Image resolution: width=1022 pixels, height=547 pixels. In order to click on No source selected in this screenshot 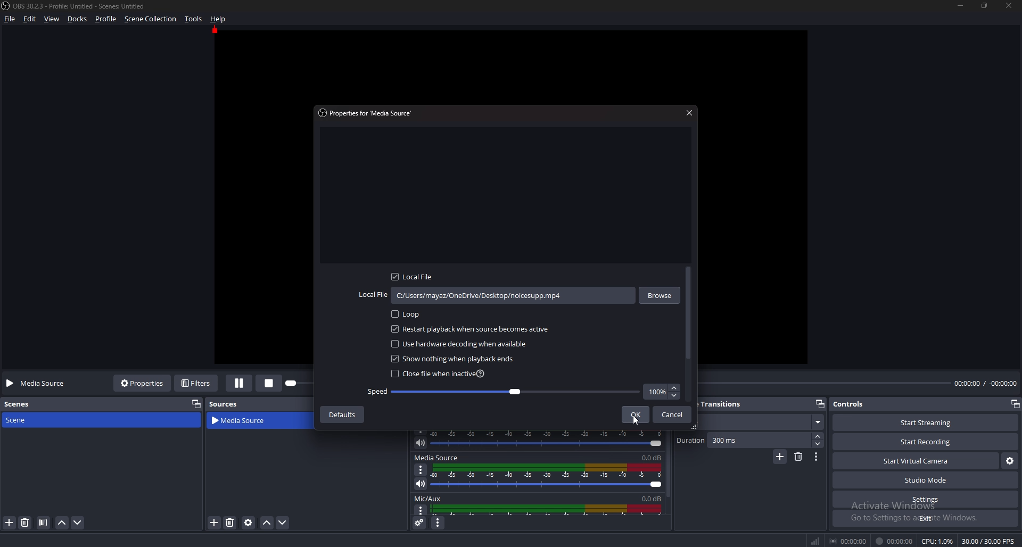, I will do `click(39, 383)`.